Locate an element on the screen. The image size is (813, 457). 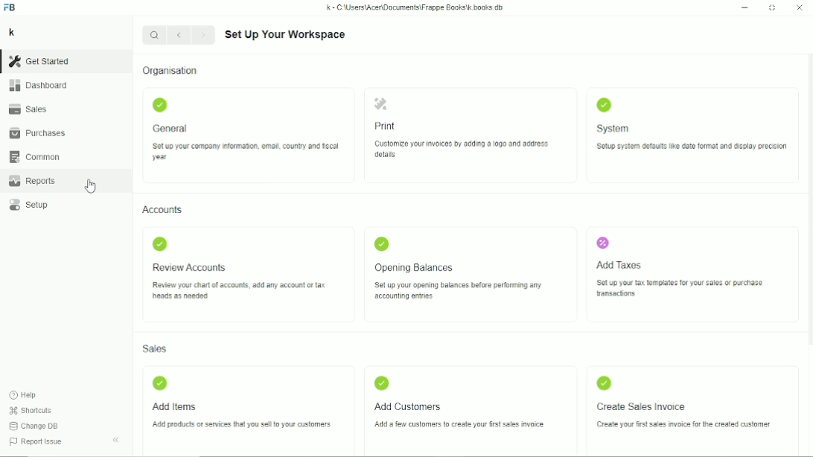
Purchases is located at coordinates (37, 132).